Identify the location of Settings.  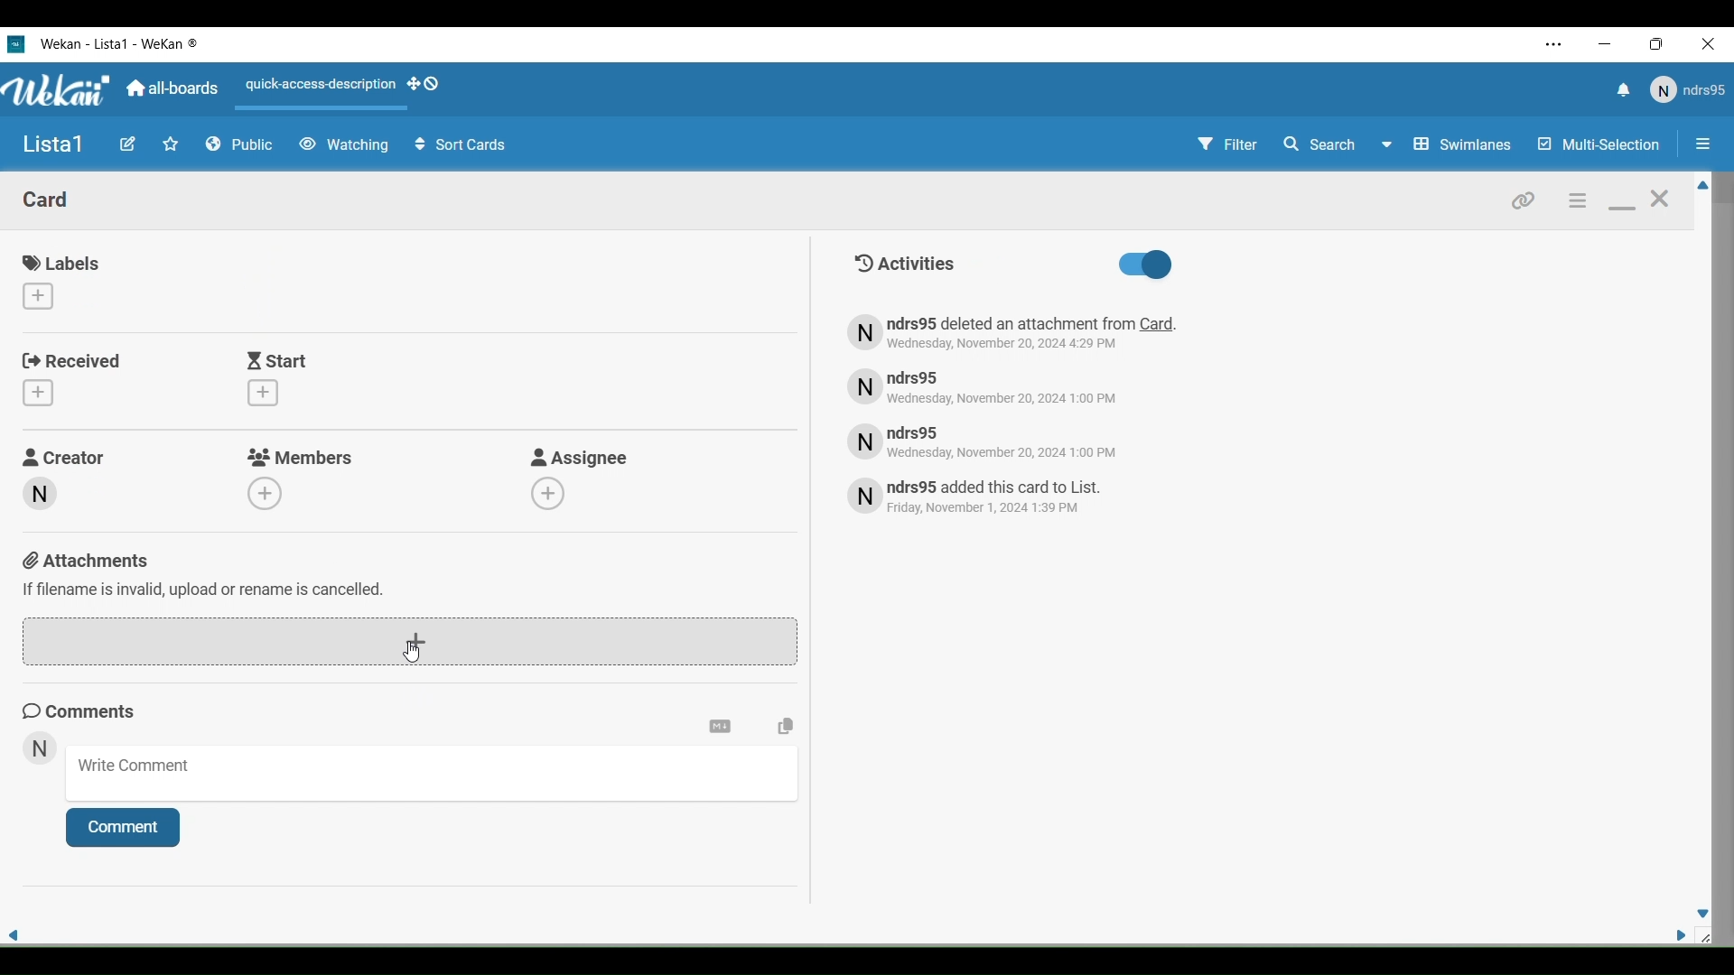
(1575, 200).